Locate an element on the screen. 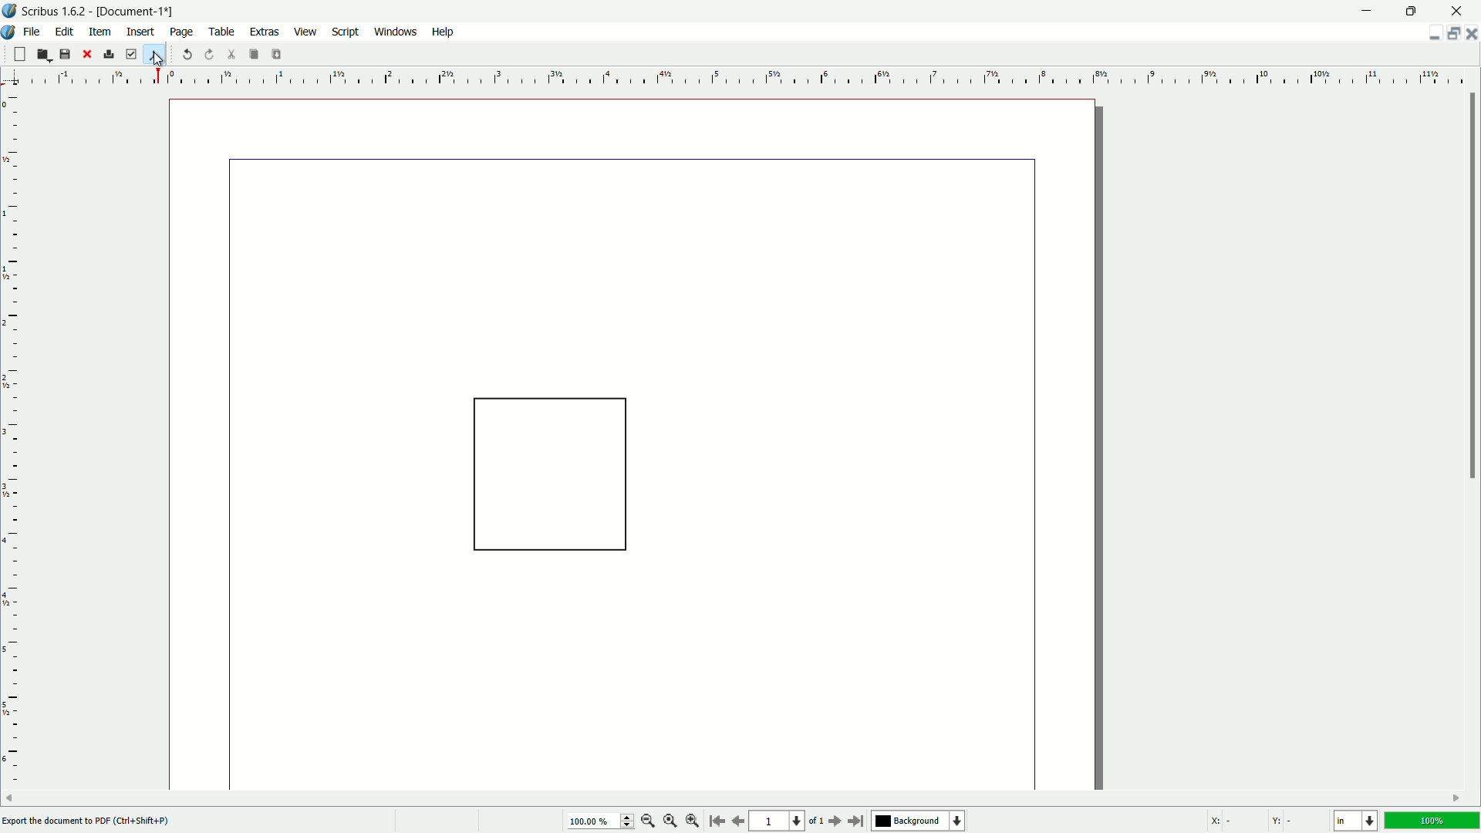 This screenshot has height=833, width=1481. go to start page is located at coordinates (714, 820).